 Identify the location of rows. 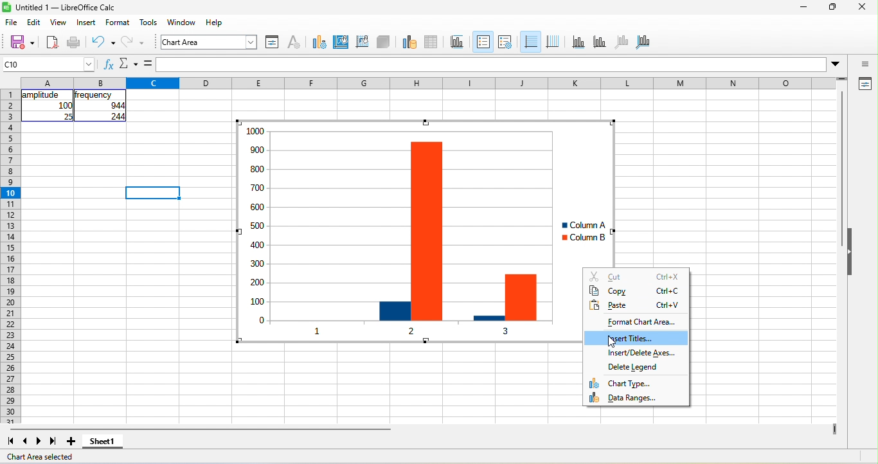
(10, 256).